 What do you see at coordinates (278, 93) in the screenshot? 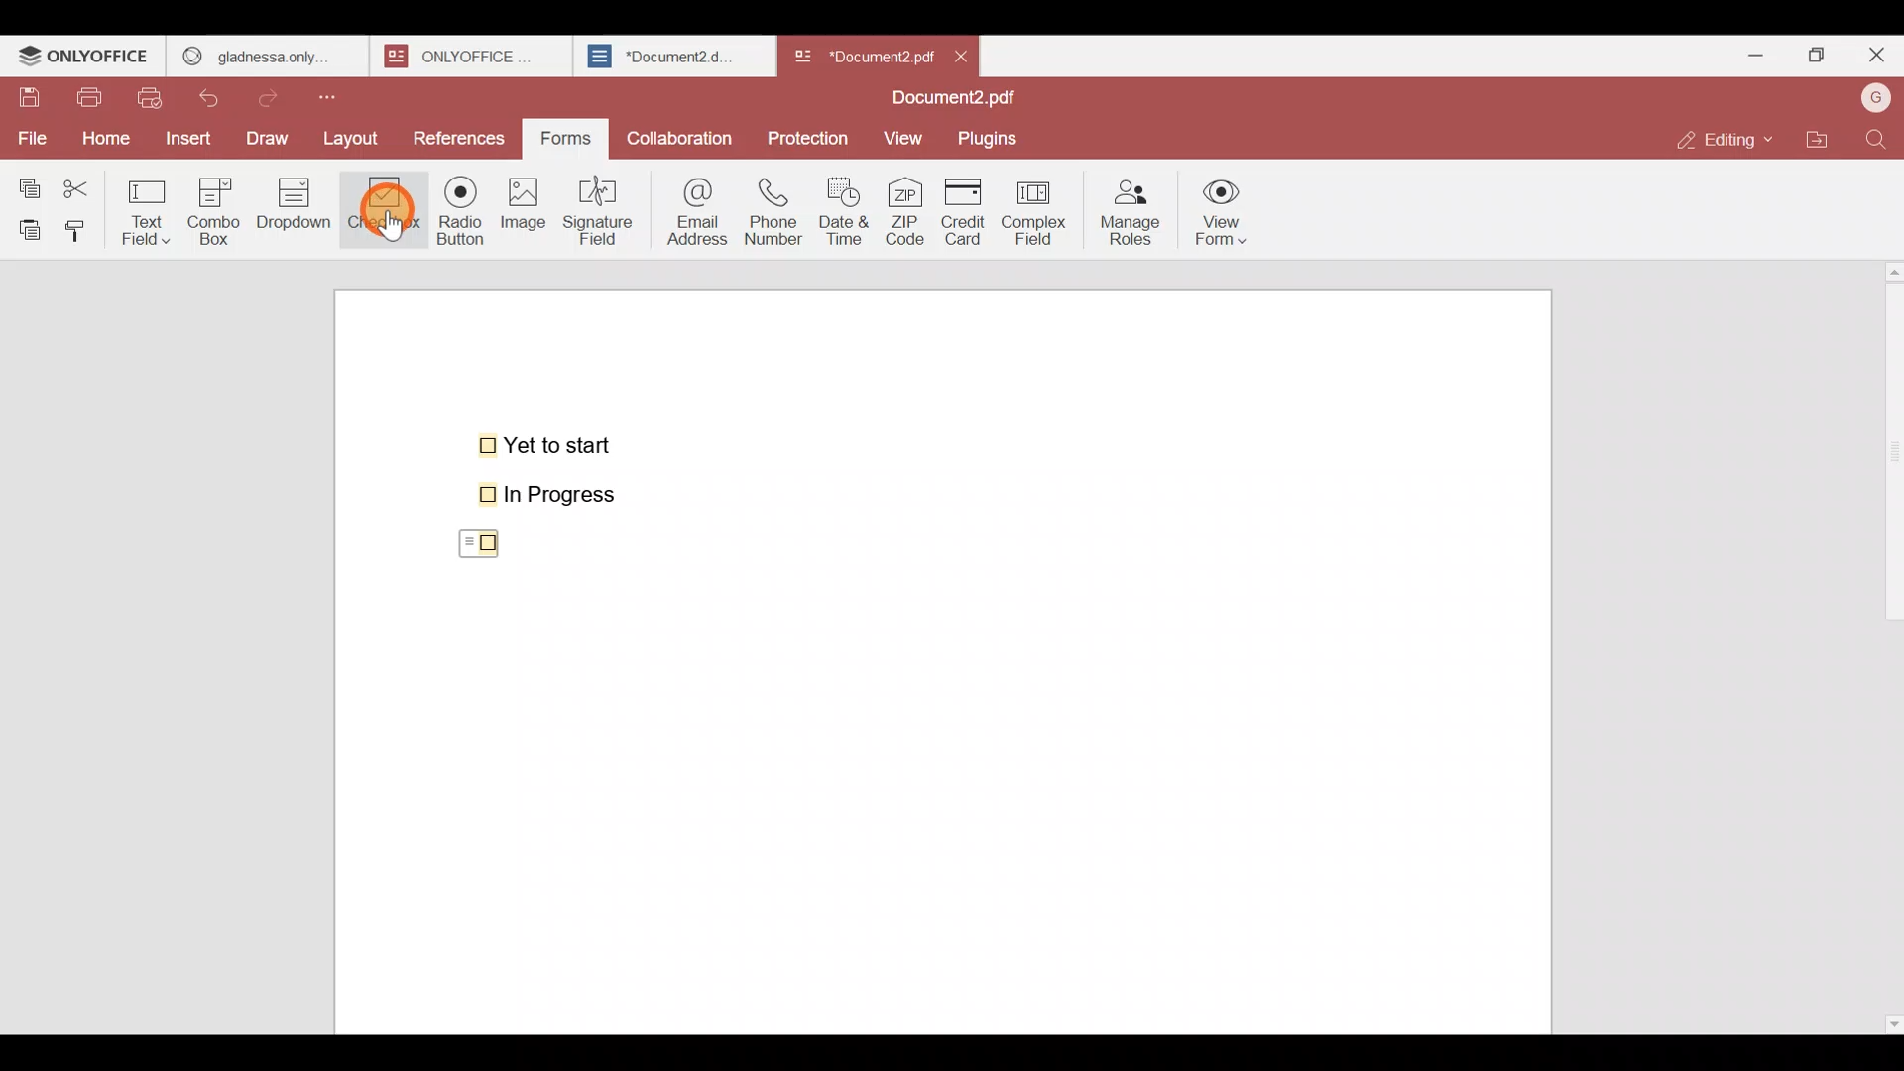
I see `Redo` at bounding box center [278, 93].